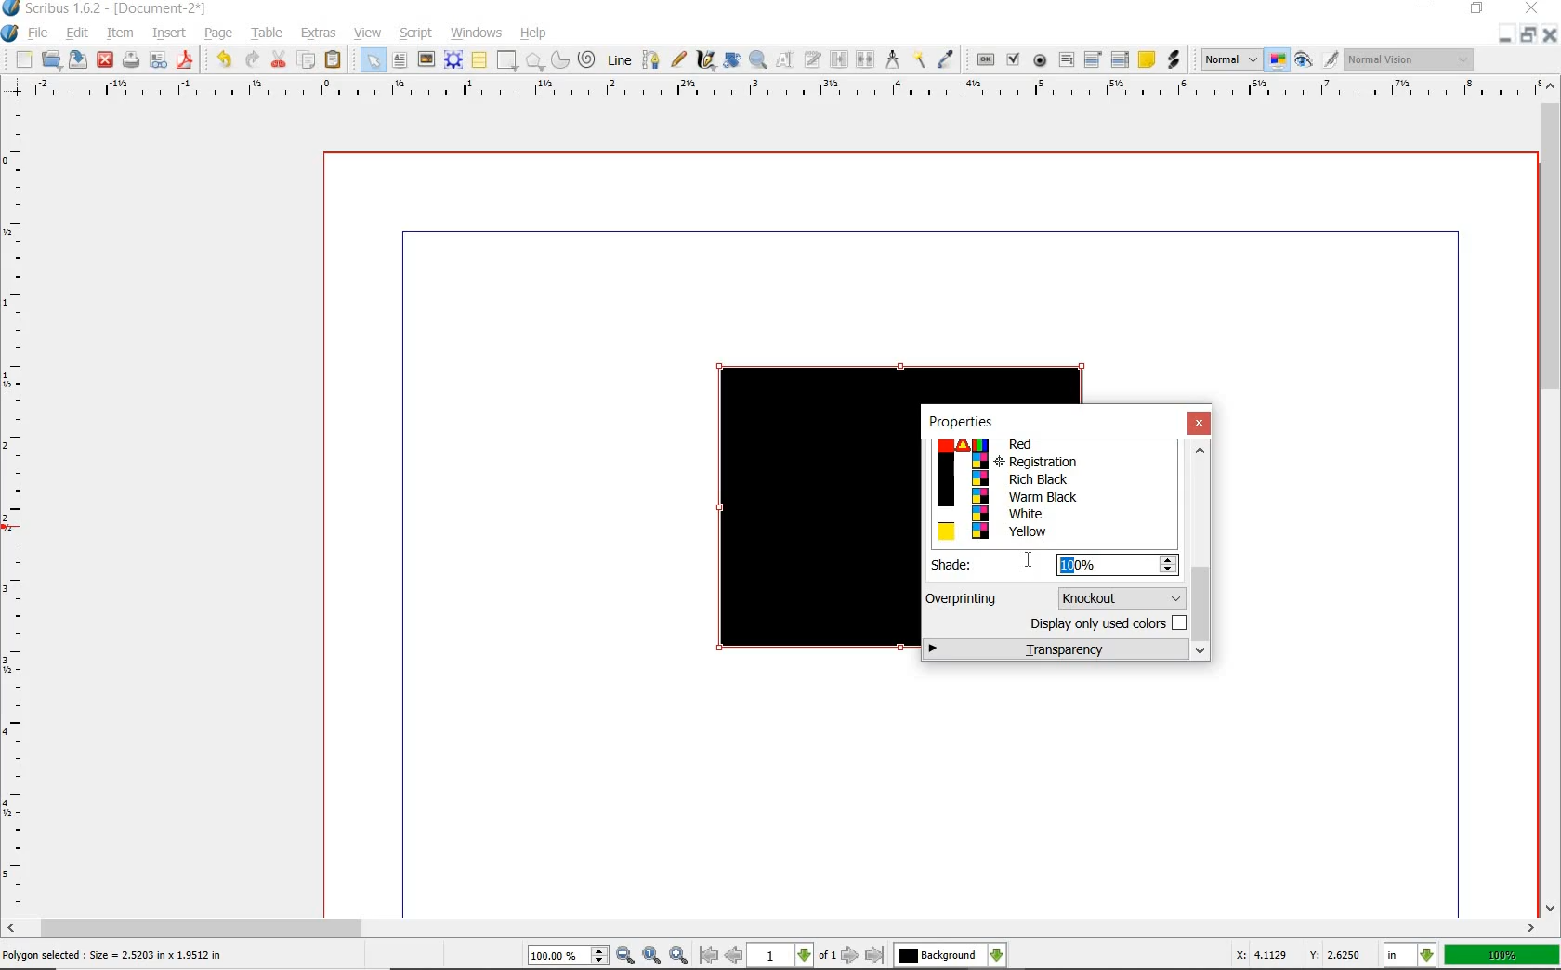  I want to click on system logo, so click(11, 34).